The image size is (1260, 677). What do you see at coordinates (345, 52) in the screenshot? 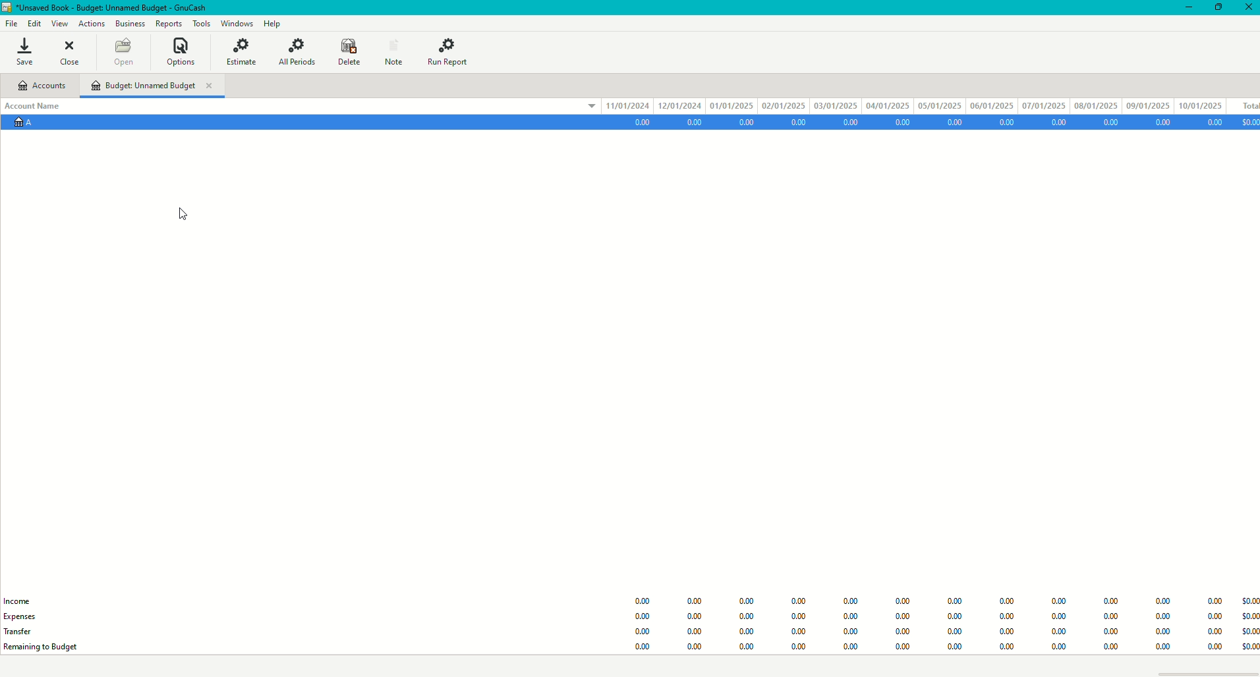
I see `Delete` at bounding box center [345, 52].